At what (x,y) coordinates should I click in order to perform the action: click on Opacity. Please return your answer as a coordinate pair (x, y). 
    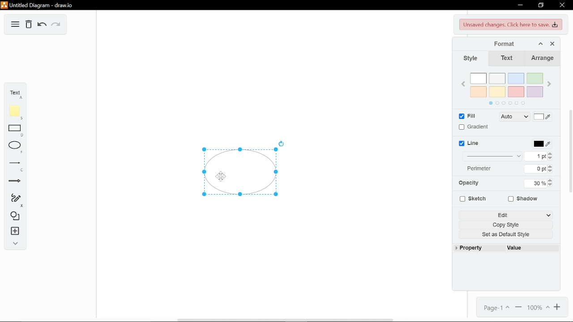
    Looking at the image, I should click on (469, 183).